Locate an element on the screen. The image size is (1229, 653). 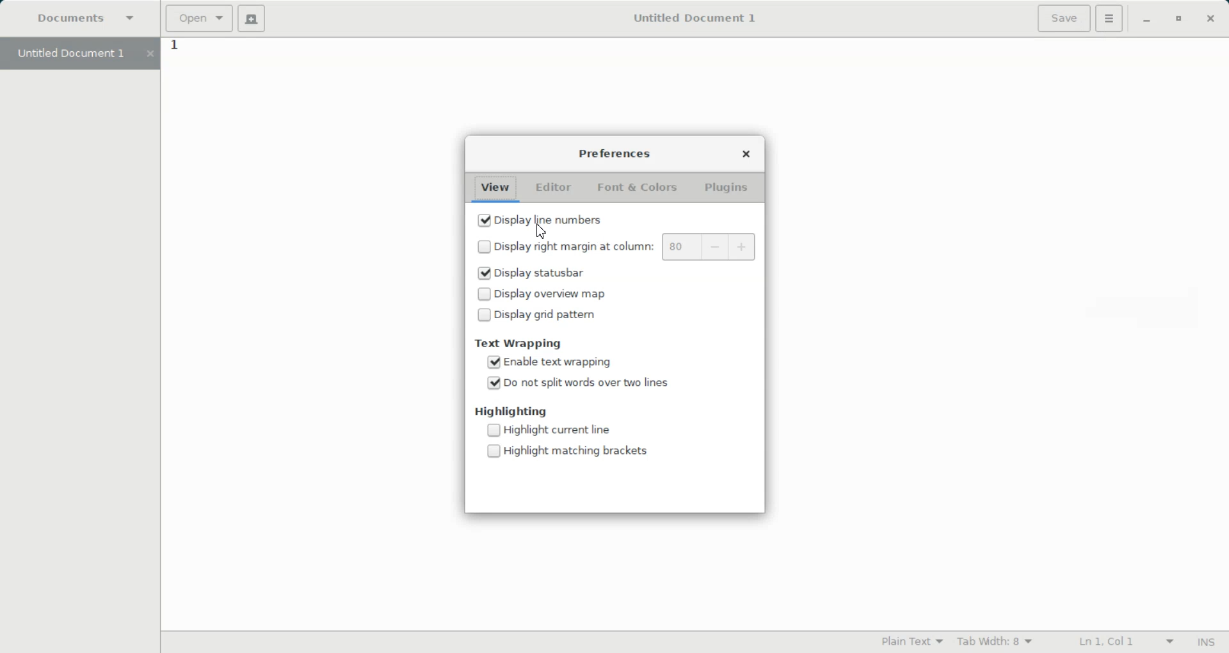
(un)check Disable Display right margin at column is located at coordinates (564, 245).